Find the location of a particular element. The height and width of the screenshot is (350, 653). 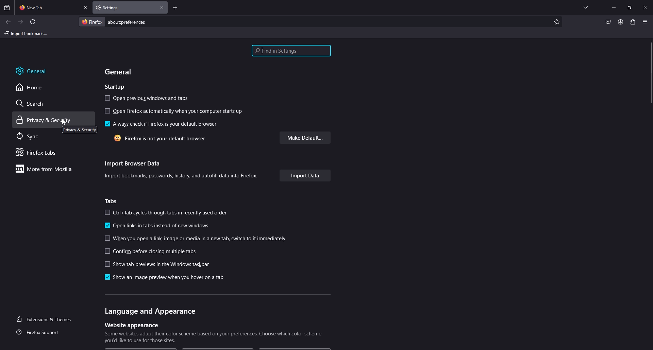

search settings is located at coordinates (291, 51).